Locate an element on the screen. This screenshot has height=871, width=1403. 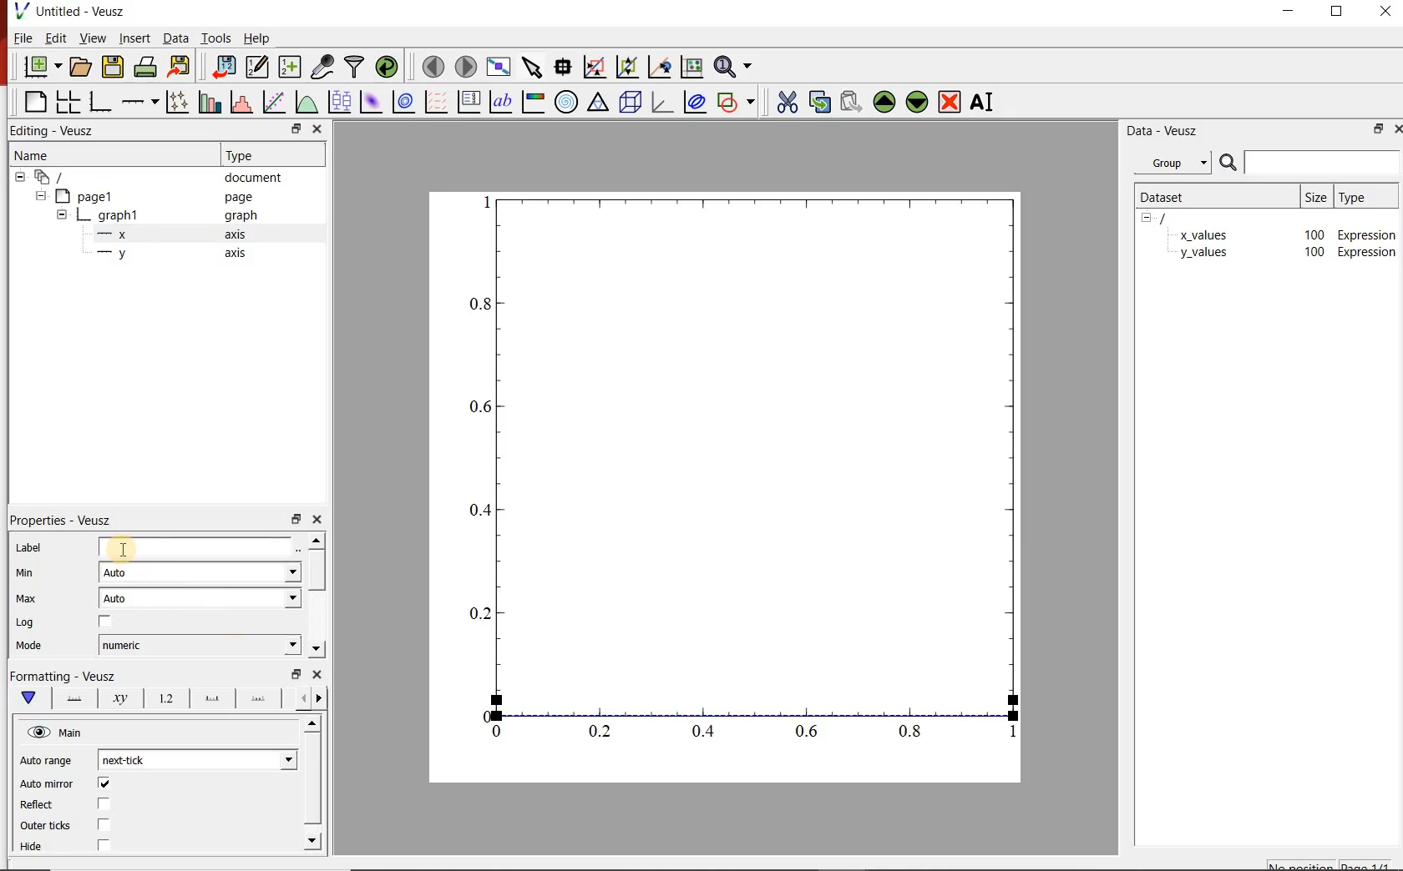
plot covariance ellipse is located at coordinates (693, 102).